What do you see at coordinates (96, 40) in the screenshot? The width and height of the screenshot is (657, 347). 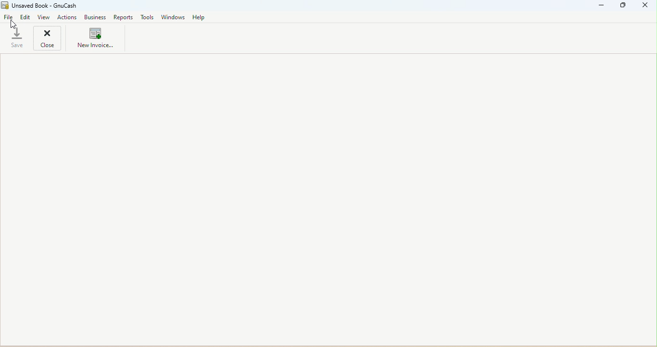 I see `New invoices` at bounding box center [96, 40].